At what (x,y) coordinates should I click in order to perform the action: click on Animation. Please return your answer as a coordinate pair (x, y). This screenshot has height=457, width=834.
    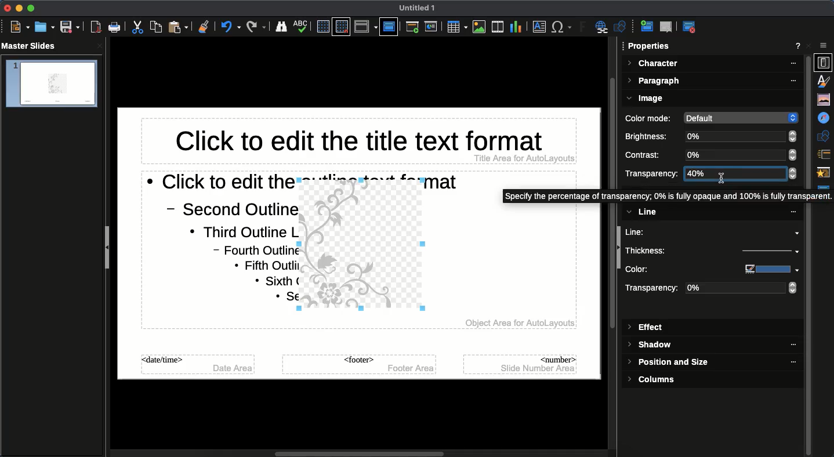
    Looking at the image, I should click on (825, 173).